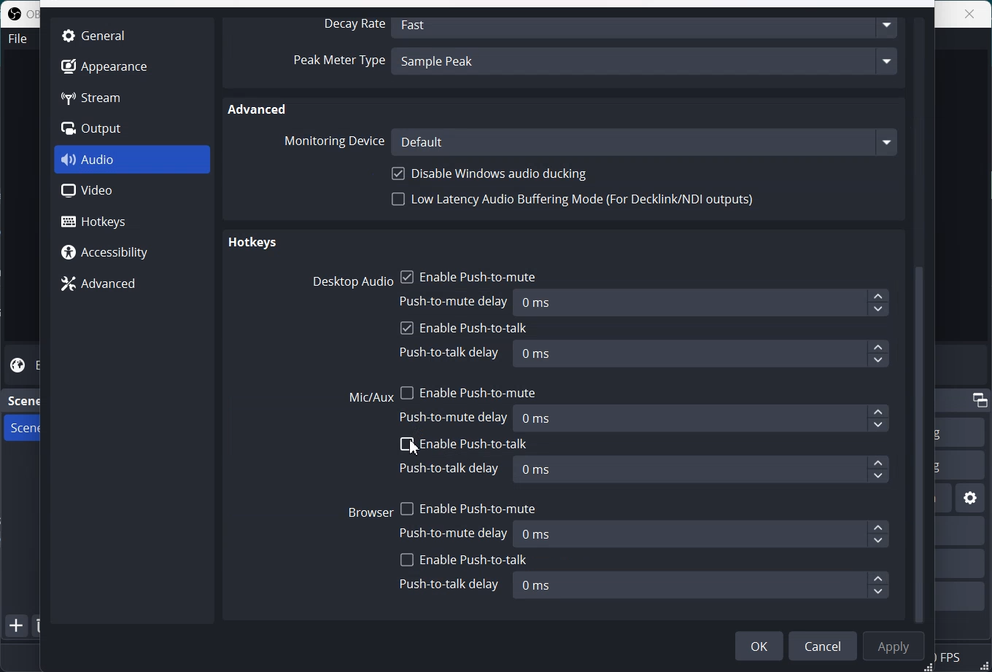 The width and height of the screenshot is (992, 672). What do you see at coordinates (351, 25) in the screenshot?
I see `Decay Rate` at bounding box center [351, 25].